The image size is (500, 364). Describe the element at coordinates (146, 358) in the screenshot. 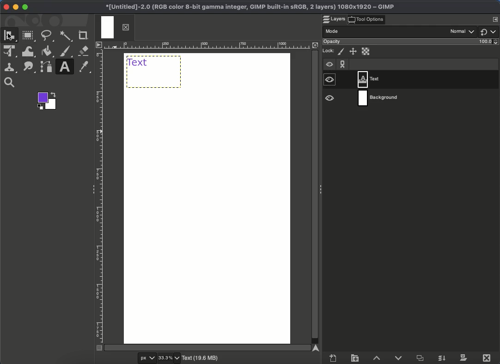

I see `px` at that location.